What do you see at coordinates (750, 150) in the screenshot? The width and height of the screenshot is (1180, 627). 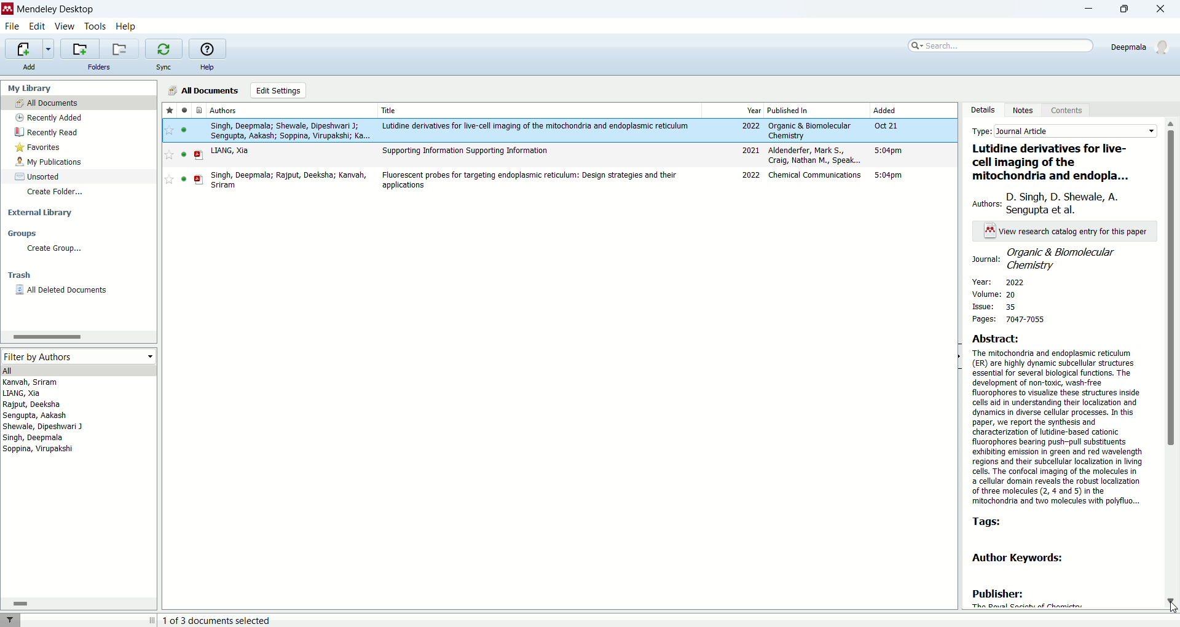 I see `2021` at bounding box center [750, 150].